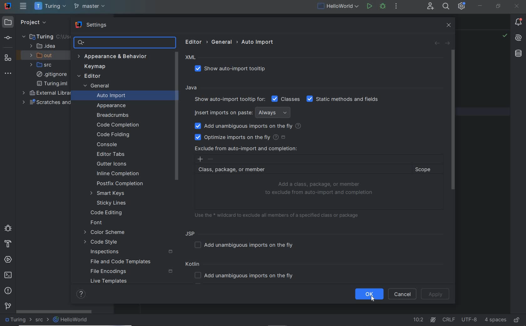  Describe the element at coordinates (9, 260) in the screenshot. I see `services` at that location.